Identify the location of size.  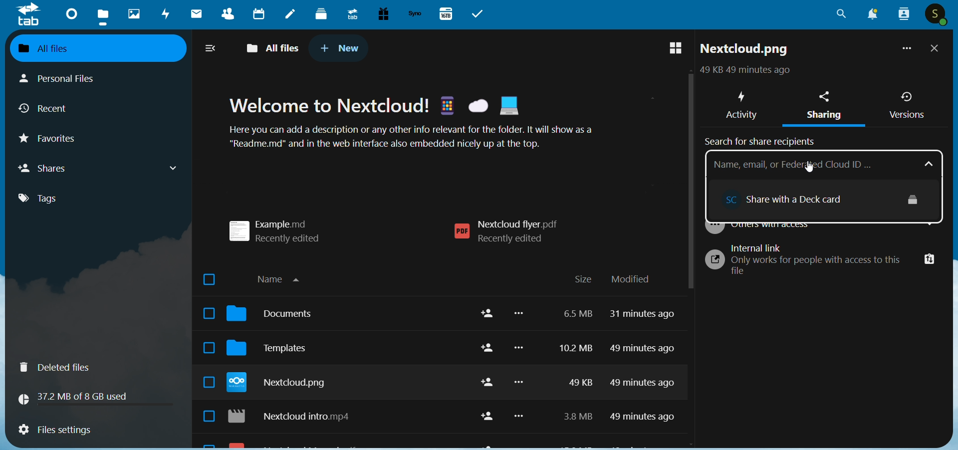
(583, 280).